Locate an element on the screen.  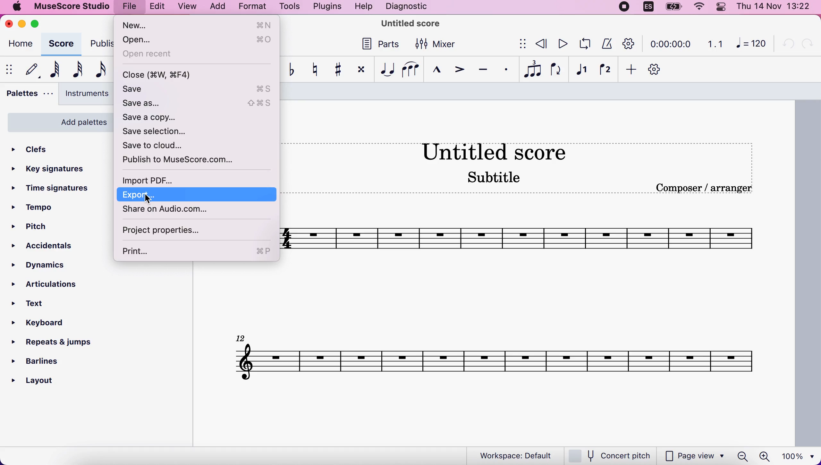
1.1 is located at coordinates (714, 45).